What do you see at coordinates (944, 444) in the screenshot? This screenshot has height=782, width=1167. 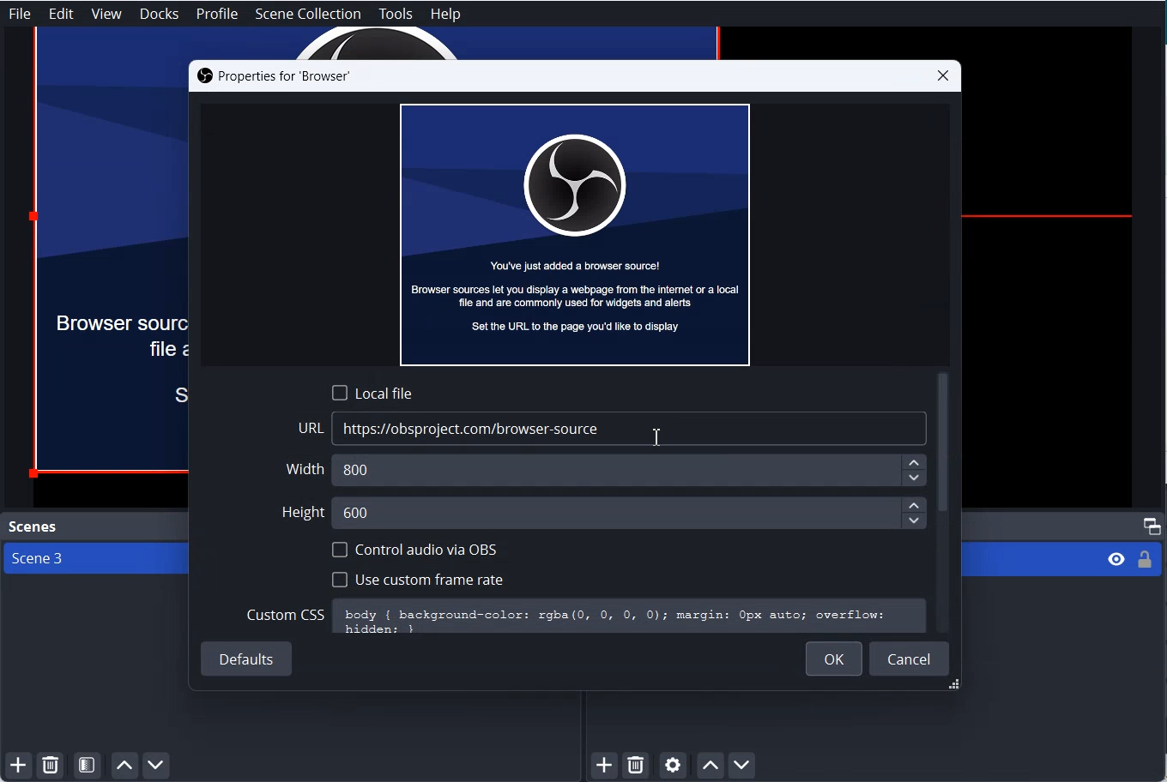 I see `Vertical scroll bar` at bounding box center [944, 444].